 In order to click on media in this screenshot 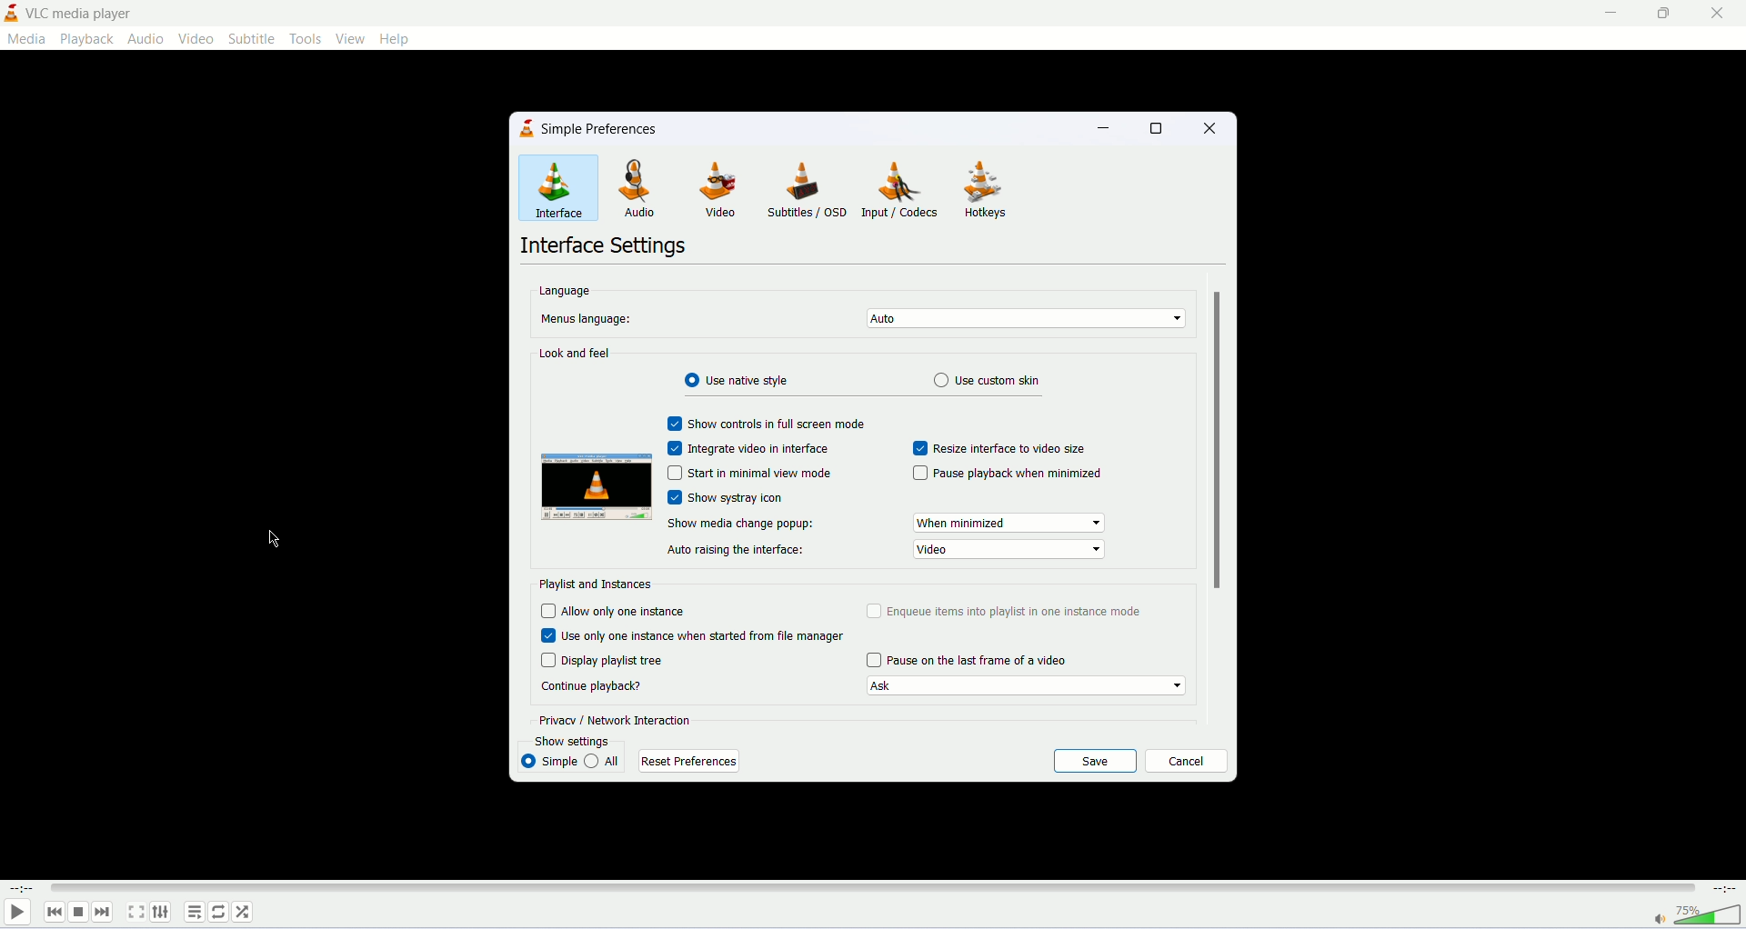, I will do `click(27, 39)`.